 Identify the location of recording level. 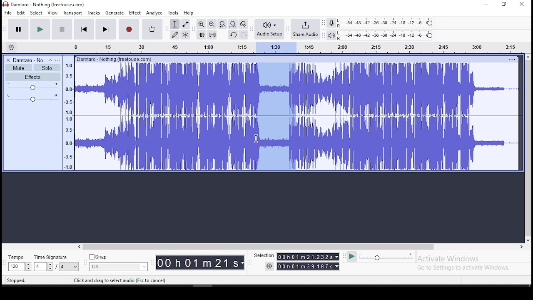
(386, 22).